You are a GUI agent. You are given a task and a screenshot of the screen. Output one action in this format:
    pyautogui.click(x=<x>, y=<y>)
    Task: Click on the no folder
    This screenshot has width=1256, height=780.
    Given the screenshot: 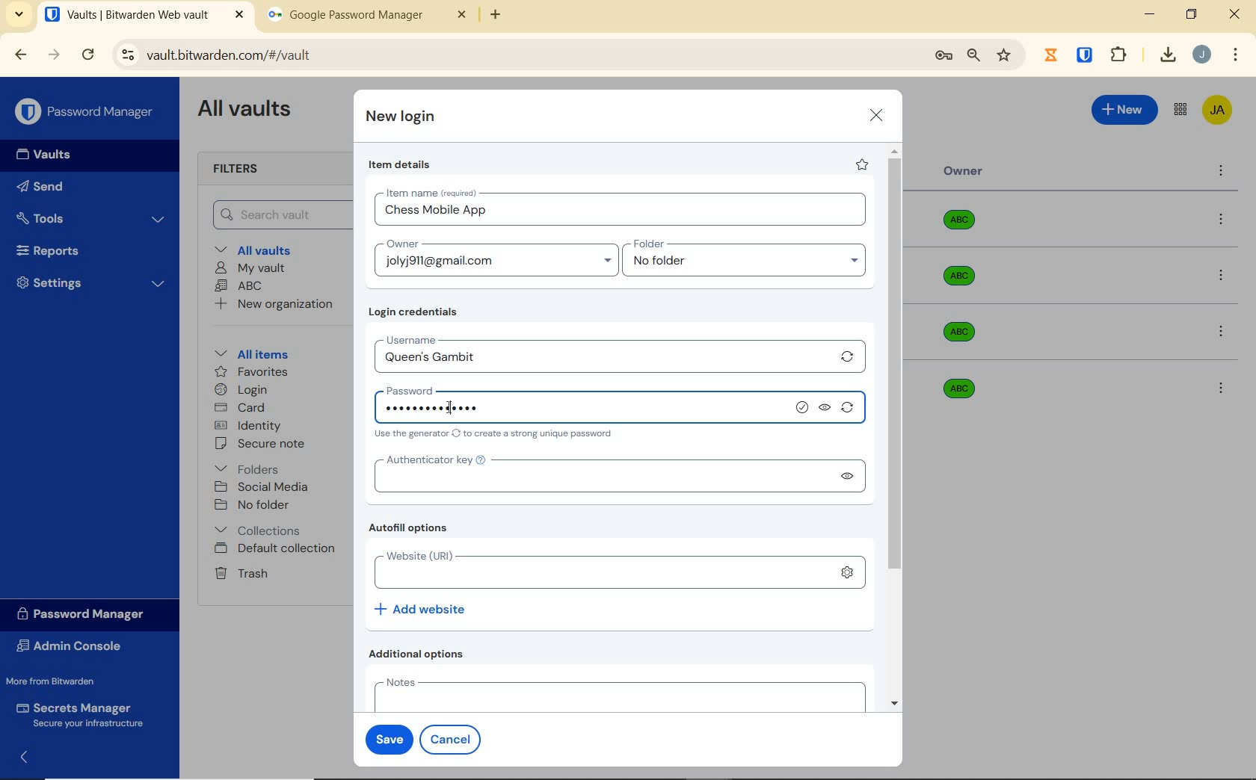 What is the action you would take?
    pyautogui.click(x=750, y=264)
    